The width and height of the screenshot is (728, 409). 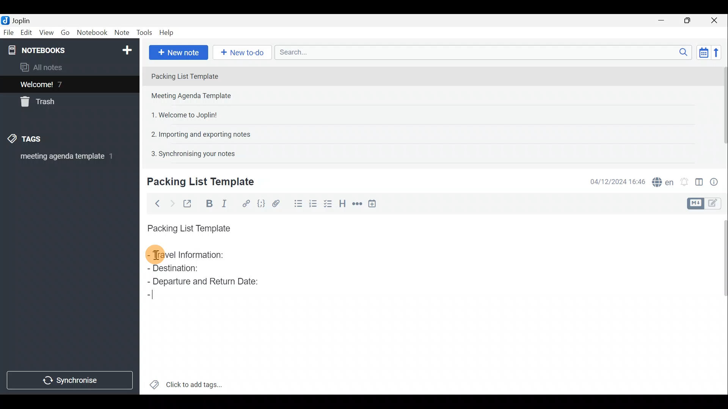 I want to click on Note 5, so click(x=190, y=153).